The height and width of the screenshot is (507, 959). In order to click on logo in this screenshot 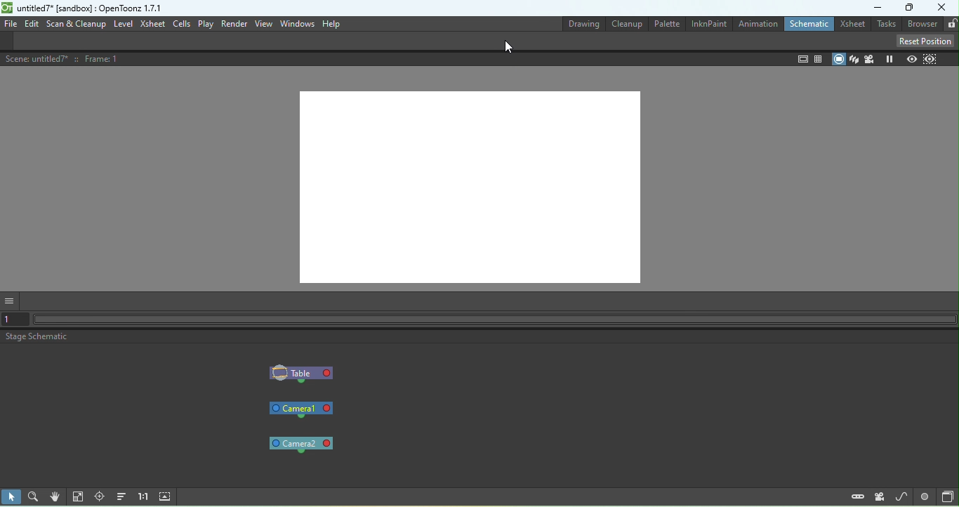, I will do `click(6, 8)`.